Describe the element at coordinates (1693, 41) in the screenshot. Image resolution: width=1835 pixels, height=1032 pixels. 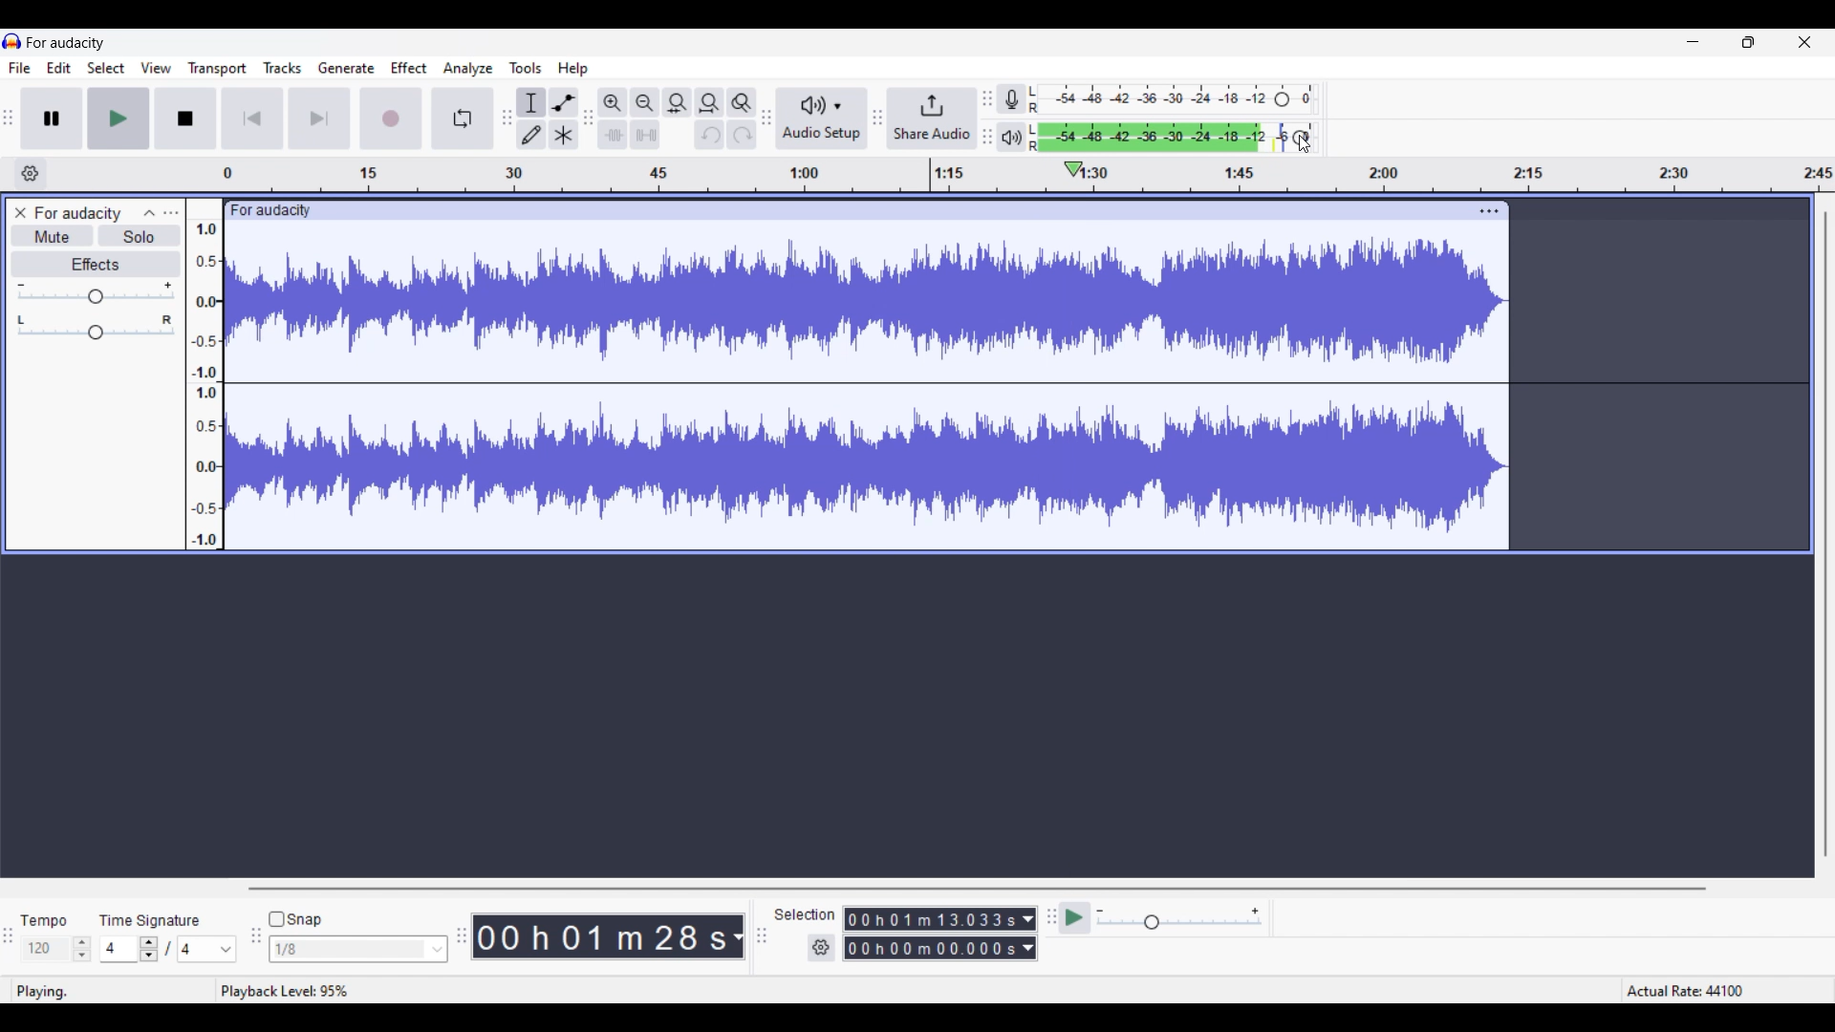
I see `Minimize` at that location.